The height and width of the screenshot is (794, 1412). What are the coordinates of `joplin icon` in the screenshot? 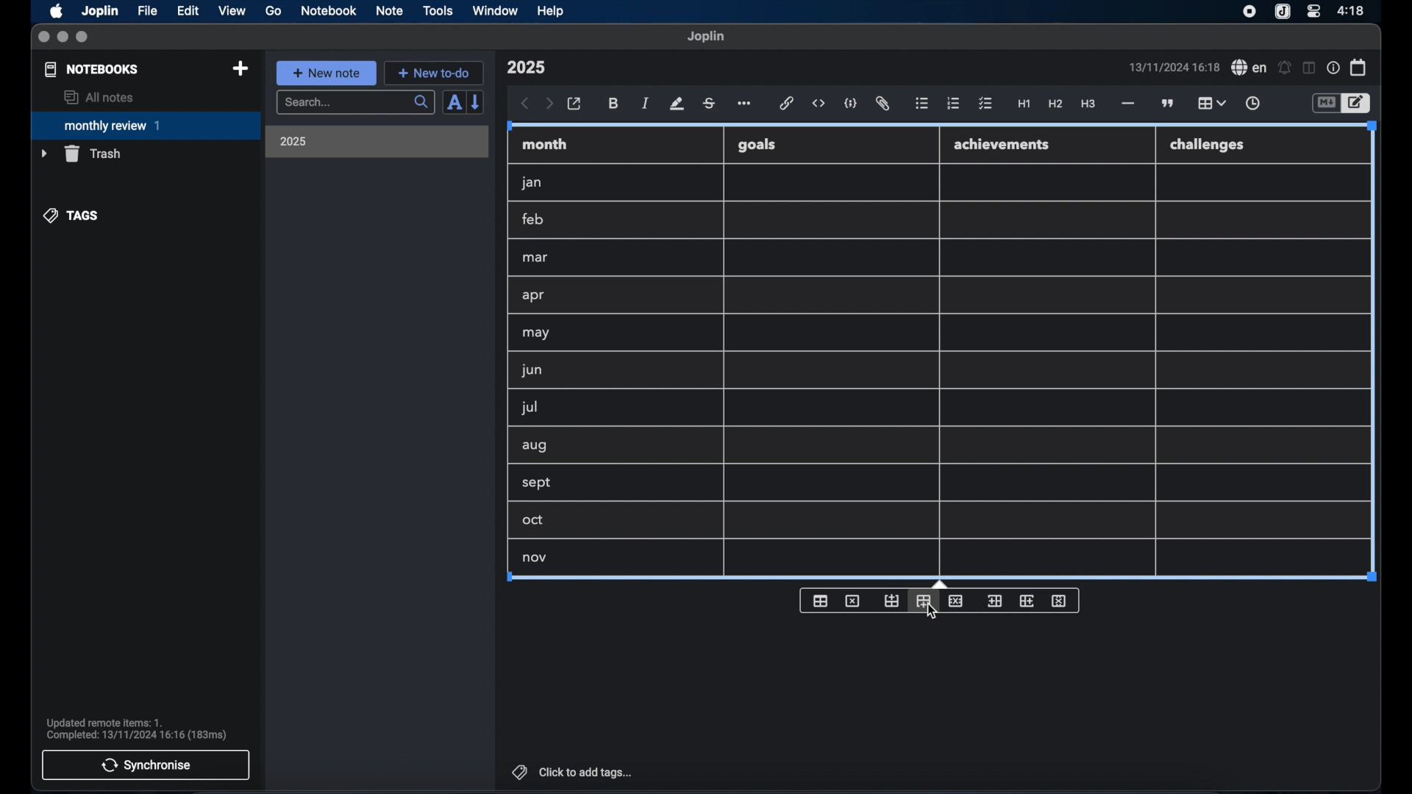 It's located at (1281, 12).